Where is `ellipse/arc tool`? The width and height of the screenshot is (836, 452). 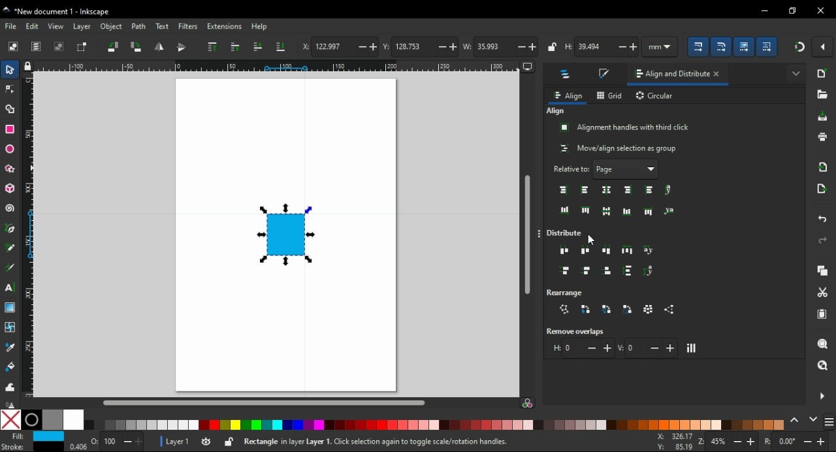 ellipse/arc tool is located at coordinates (10, 147).